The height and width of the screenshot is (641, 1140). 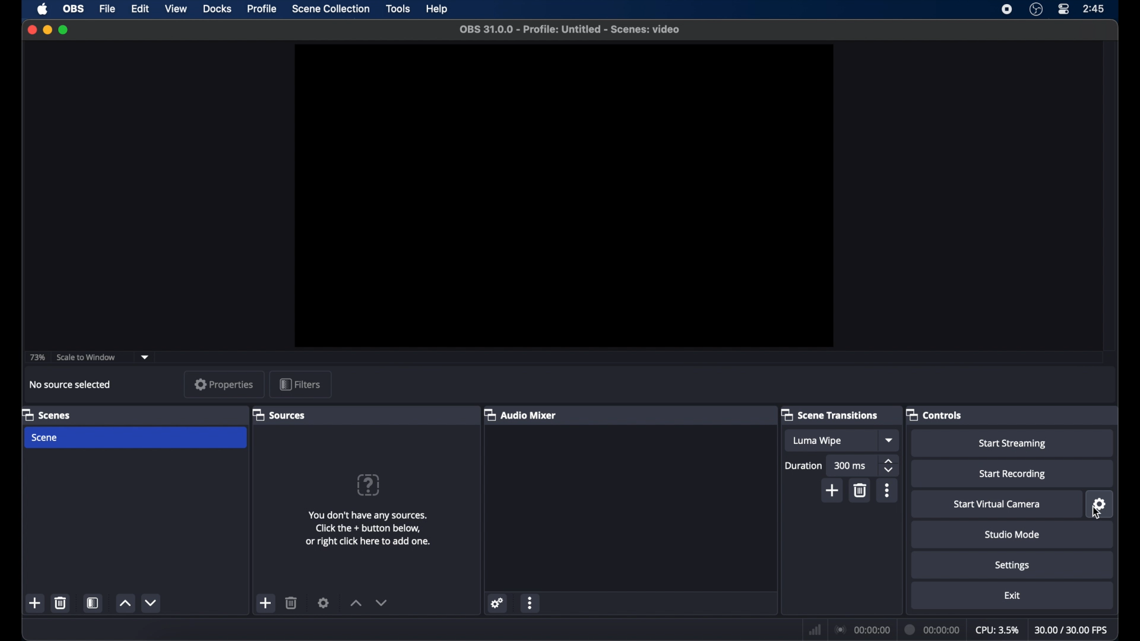 I want to click on studio mode, so click(x=1012, y=534).